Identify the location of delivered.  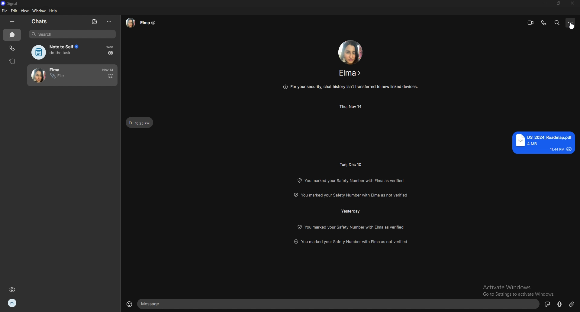
(111, 53).